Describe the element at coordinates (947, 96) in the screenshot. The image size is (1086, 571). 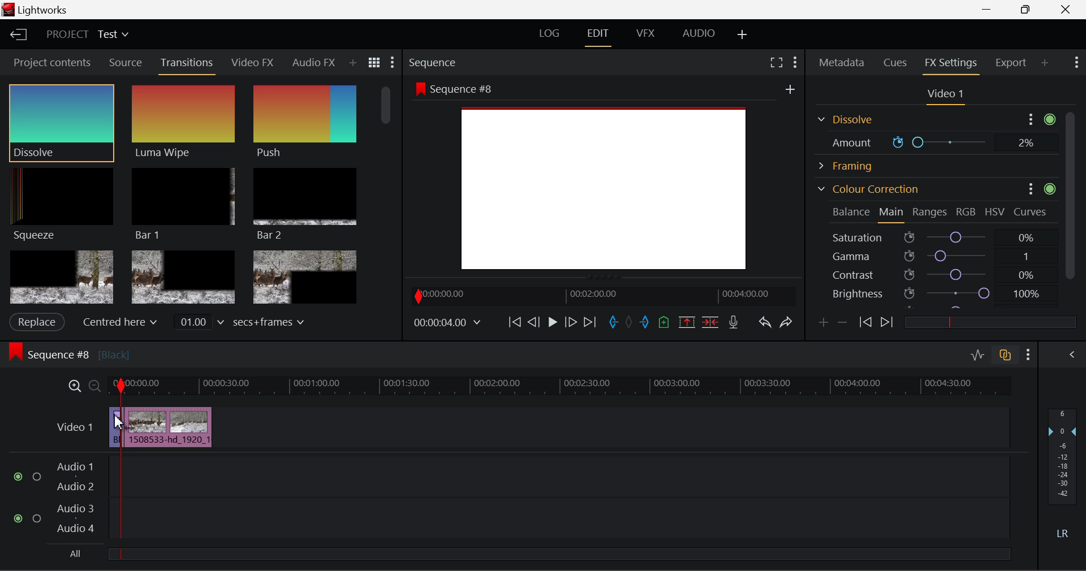
I see `Video 1 Settings` at that location.